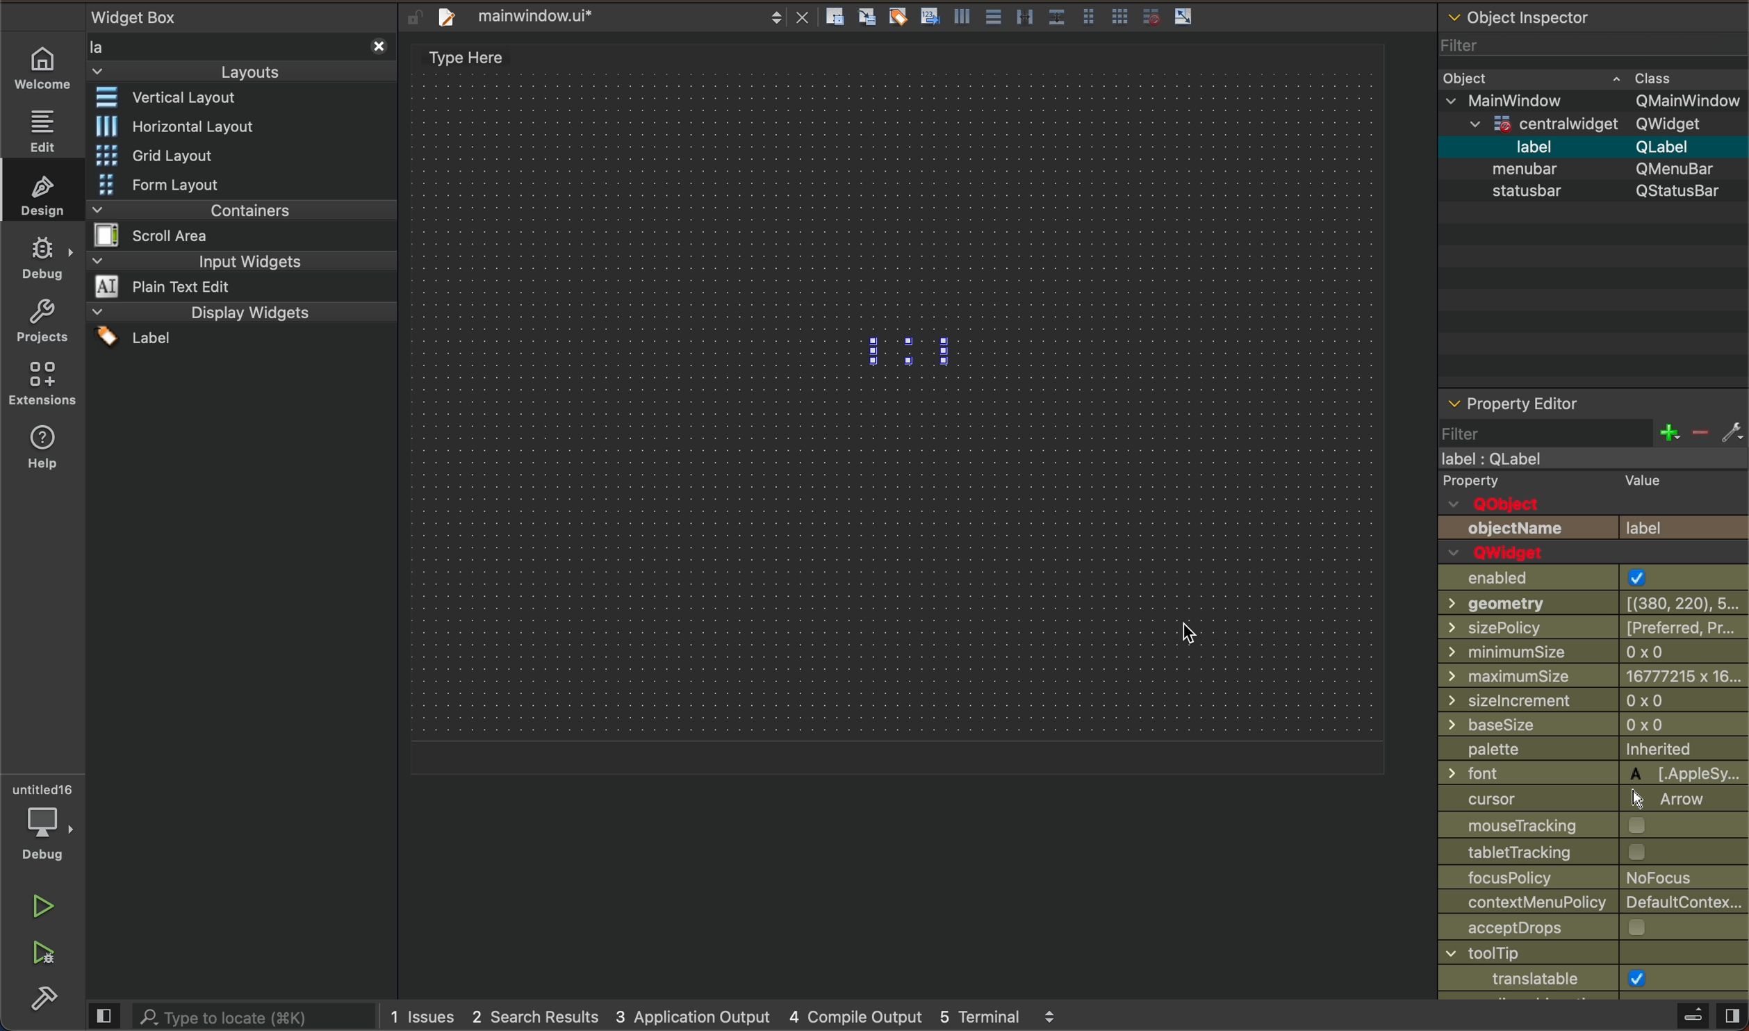  Describe the element at coordinates (1542, 48) in the screenshot. I see `filter` at that location.